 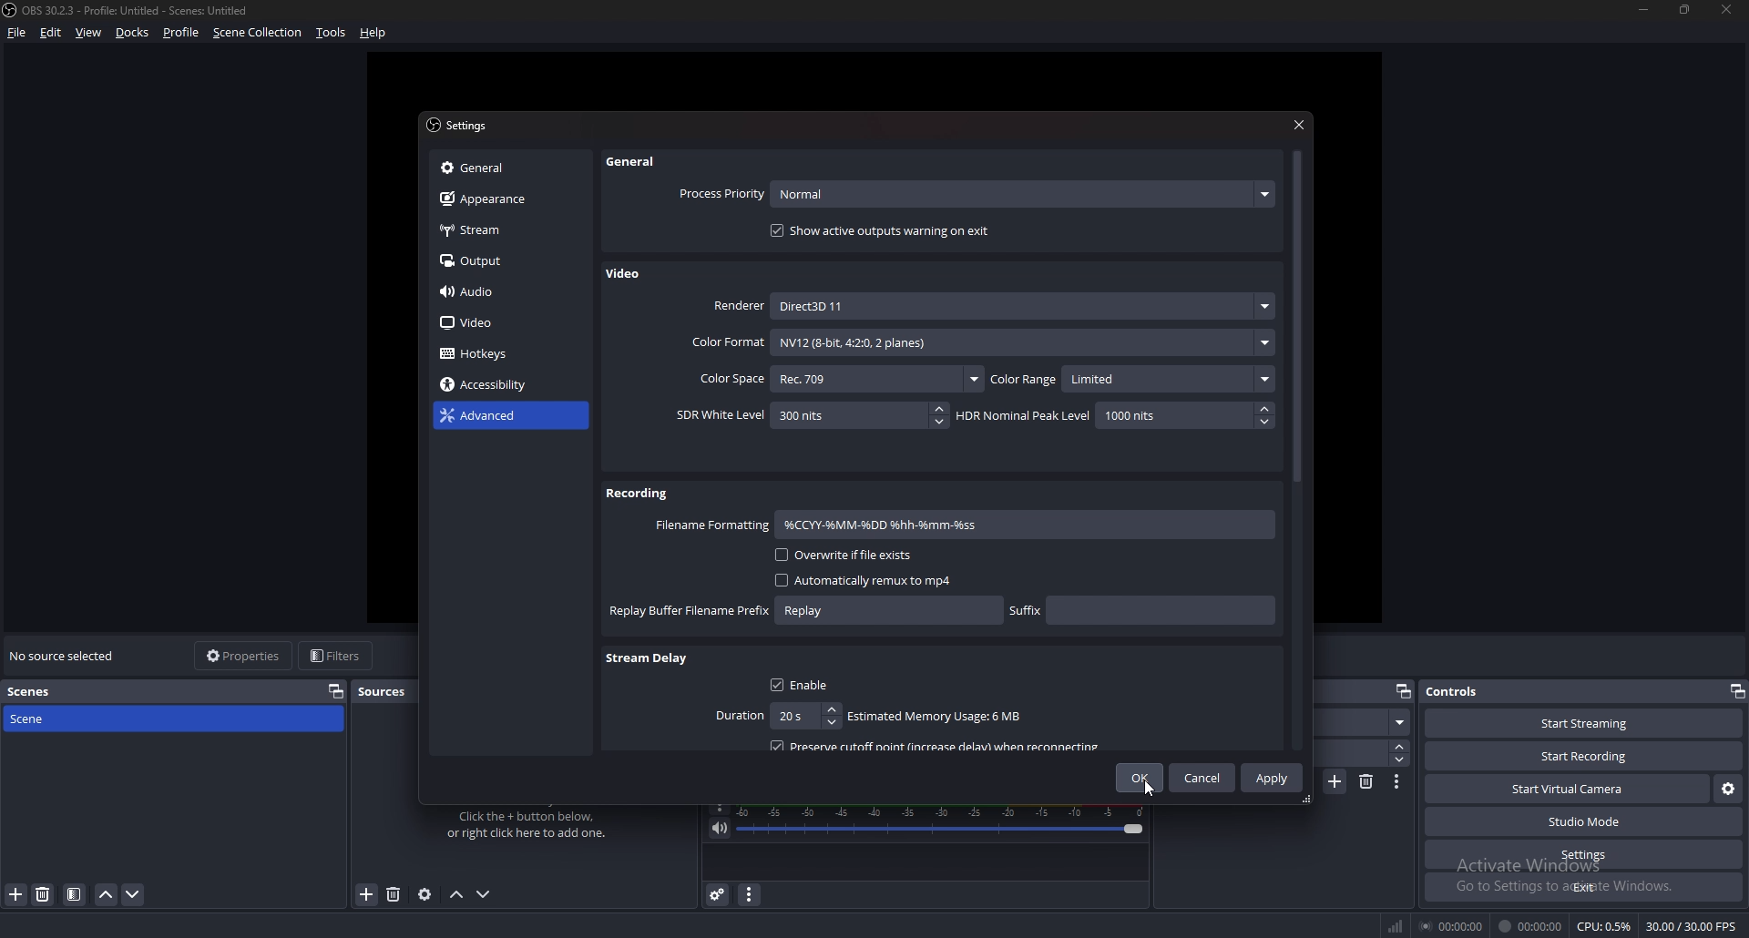 What do you see at coordinates (394, 894) in the screenshot?
I see `remove source` at bounding box center [394, 894].